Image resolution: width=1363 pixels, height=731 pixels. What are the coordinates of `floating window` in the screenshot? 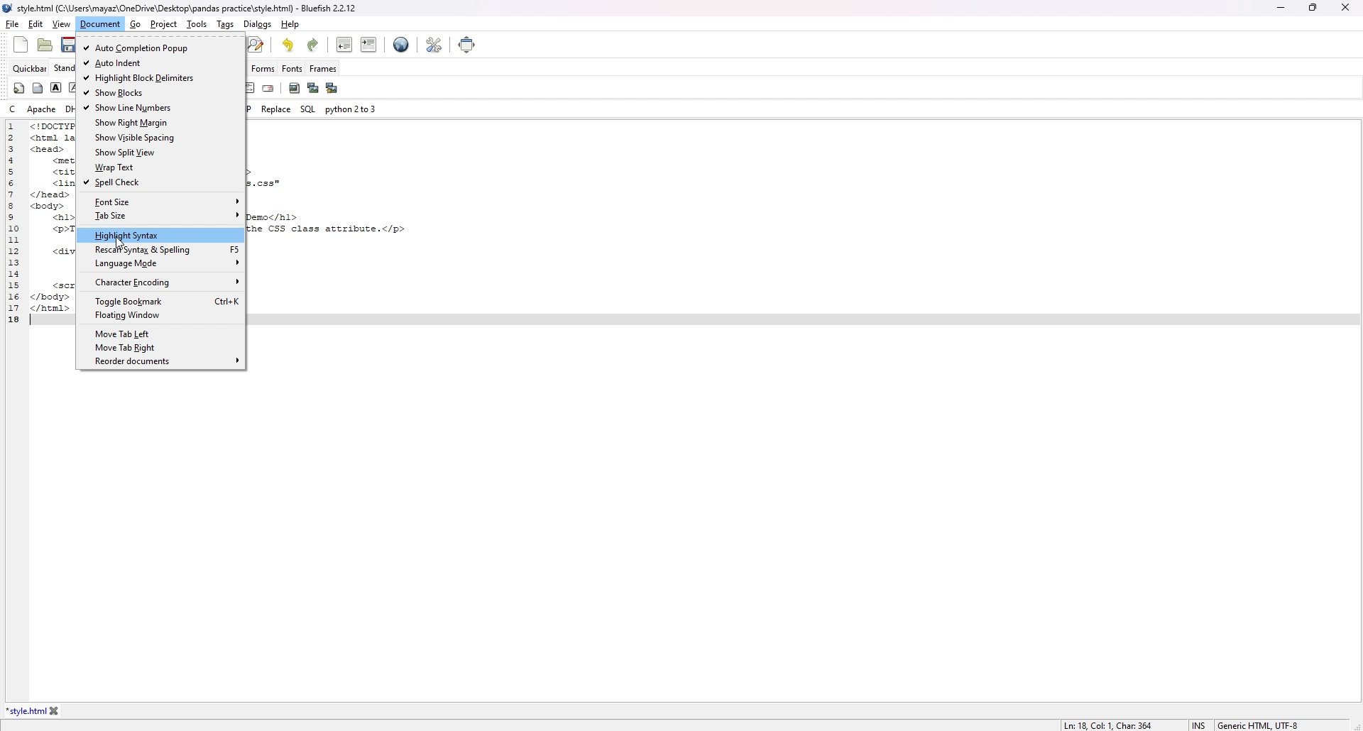 It's located at (161, 316).